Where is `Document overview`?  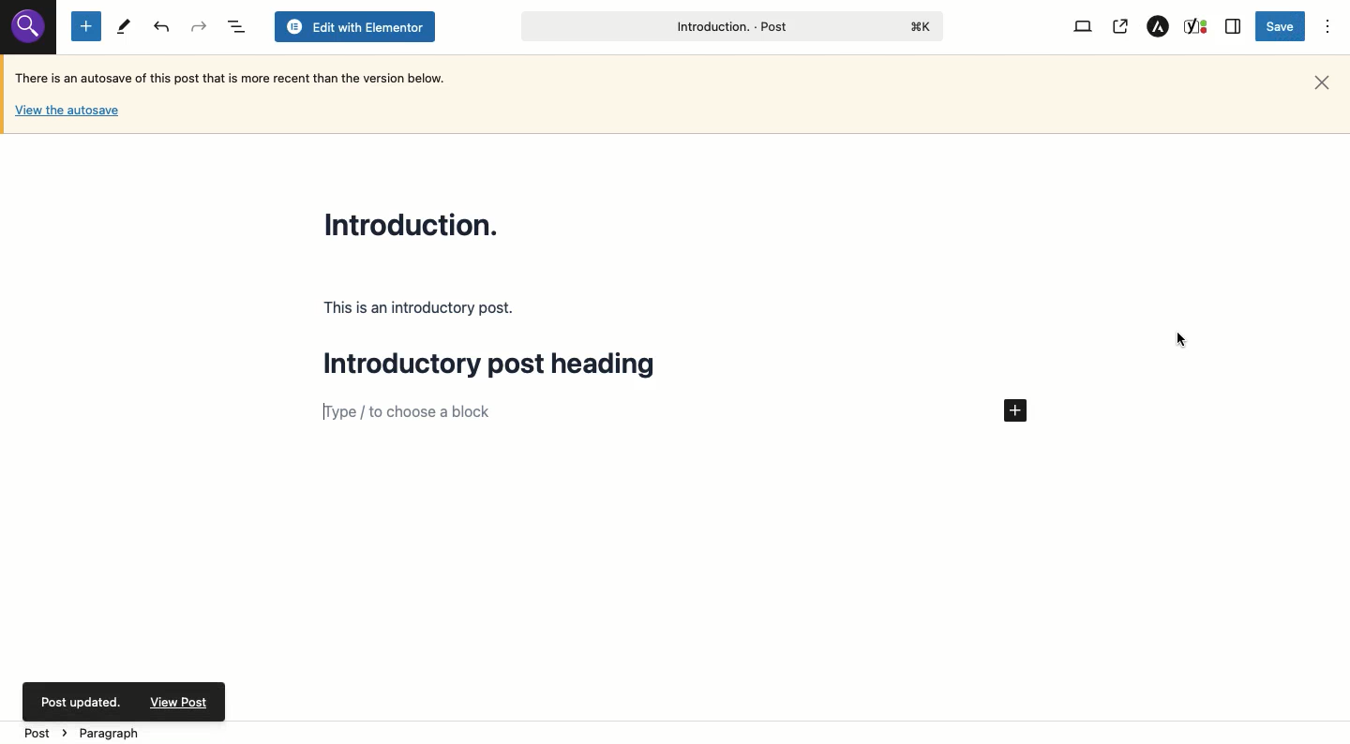
Document overview is located at coordinates (234, 26).